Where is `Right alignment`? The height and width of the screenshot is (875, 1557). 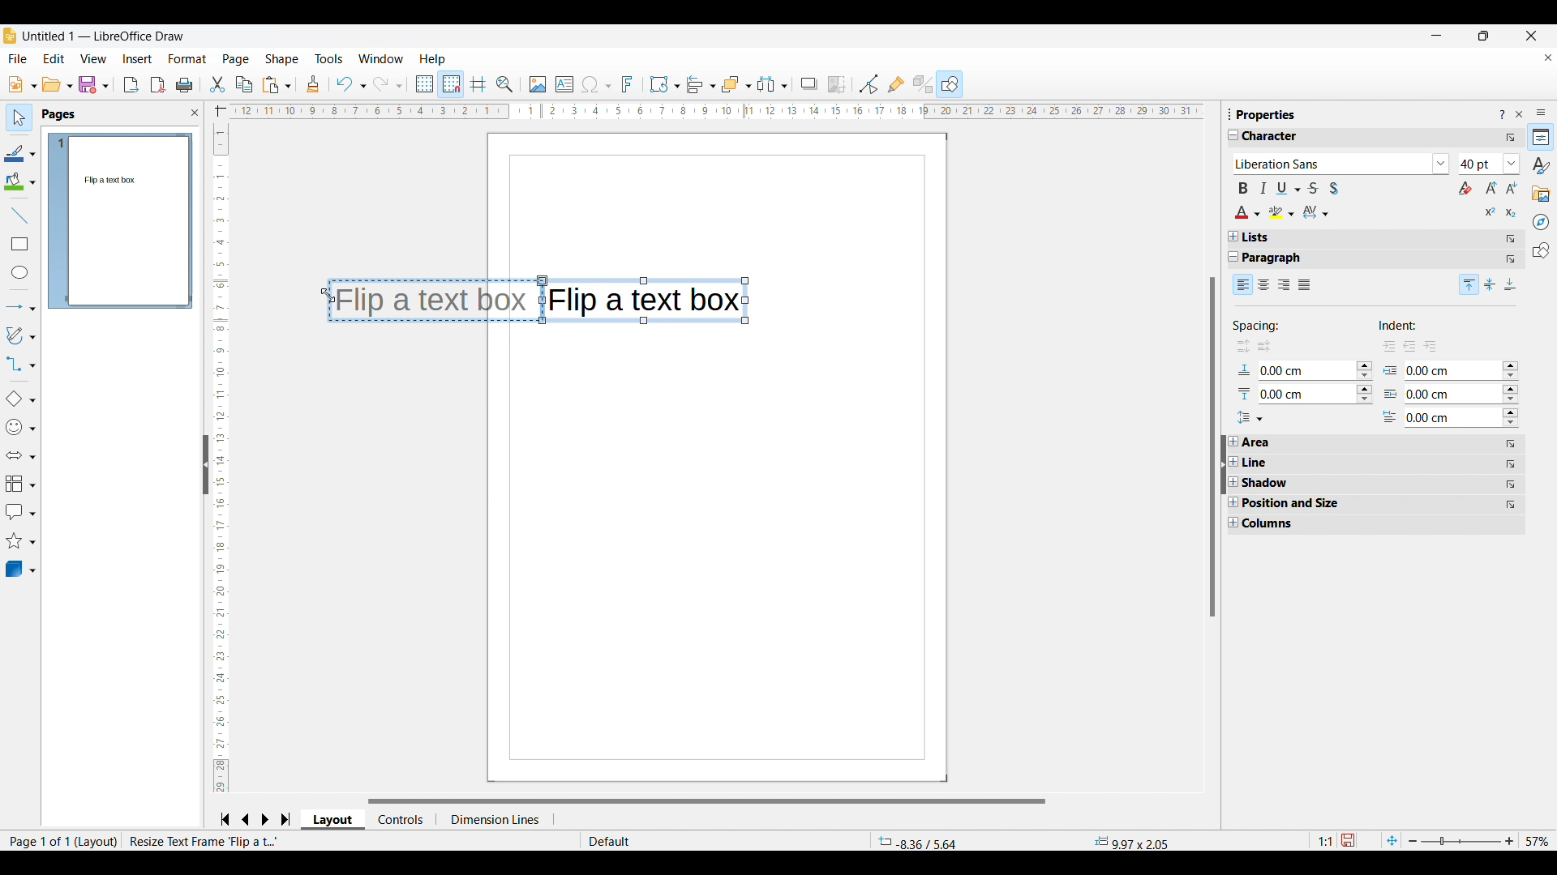 Right alignment is located at coordinates (1284, 286).